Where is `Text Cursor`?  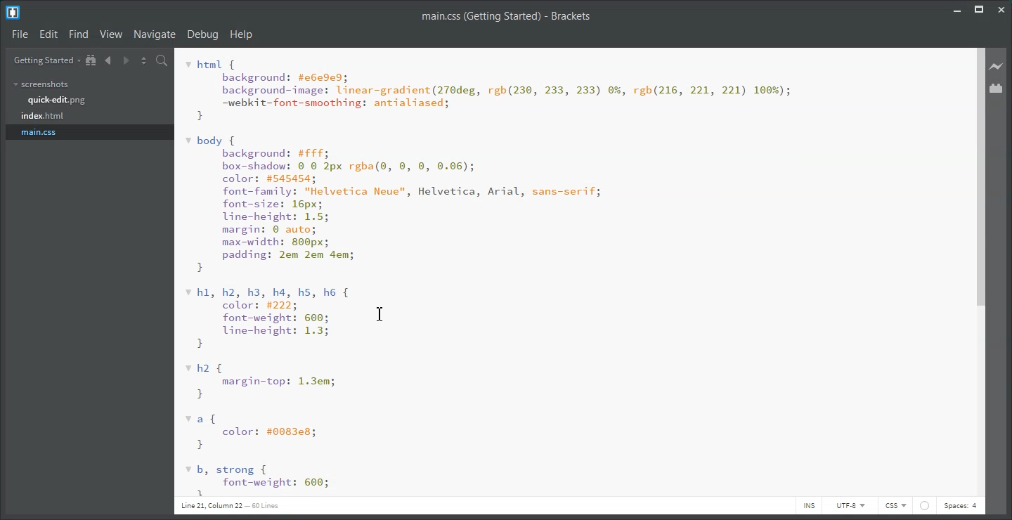 Text Cursor is located at coordinates (382, 313).